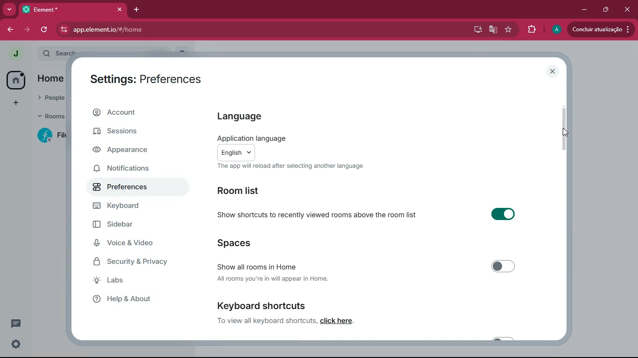 This screenshot has height=358, width=638. Describe the element at coordinates (136, 262) in the screenshot. I see `security & privacy` at that location.